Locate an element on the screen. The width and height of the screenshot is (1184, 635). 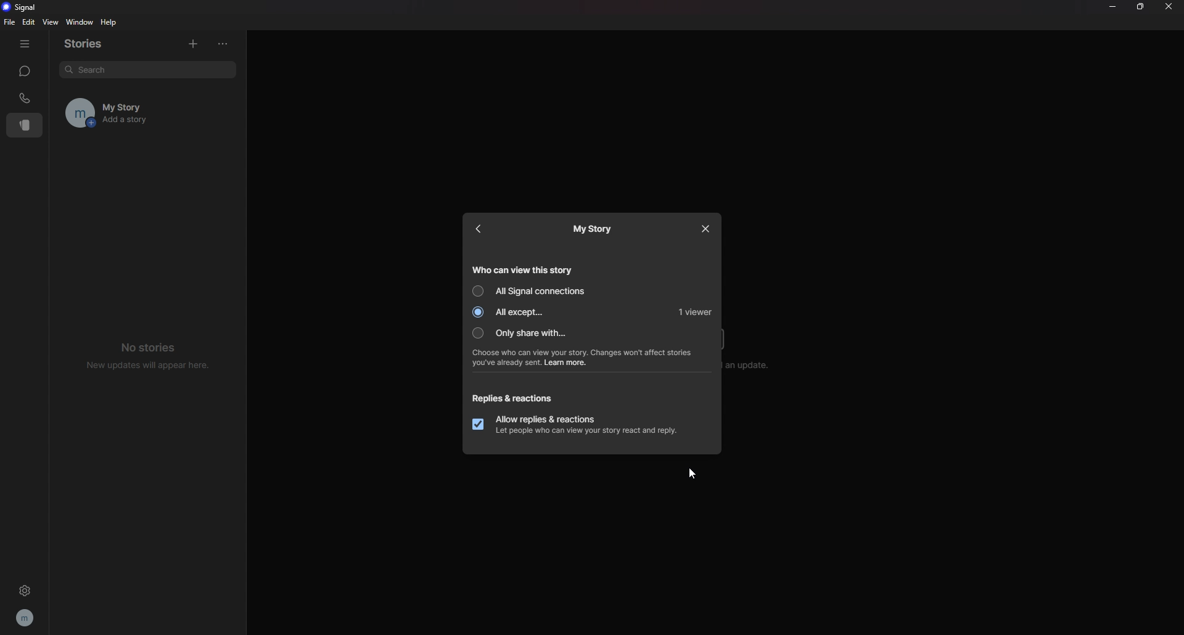
cursor is located at coordinates (691, 473).